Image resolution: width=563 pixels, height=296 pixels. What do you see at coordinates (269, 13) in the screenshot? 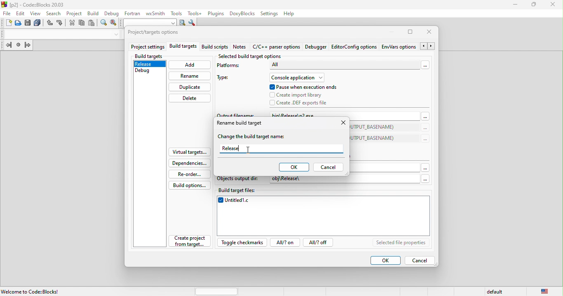
I see `settings` at bounding box center [269, 13].